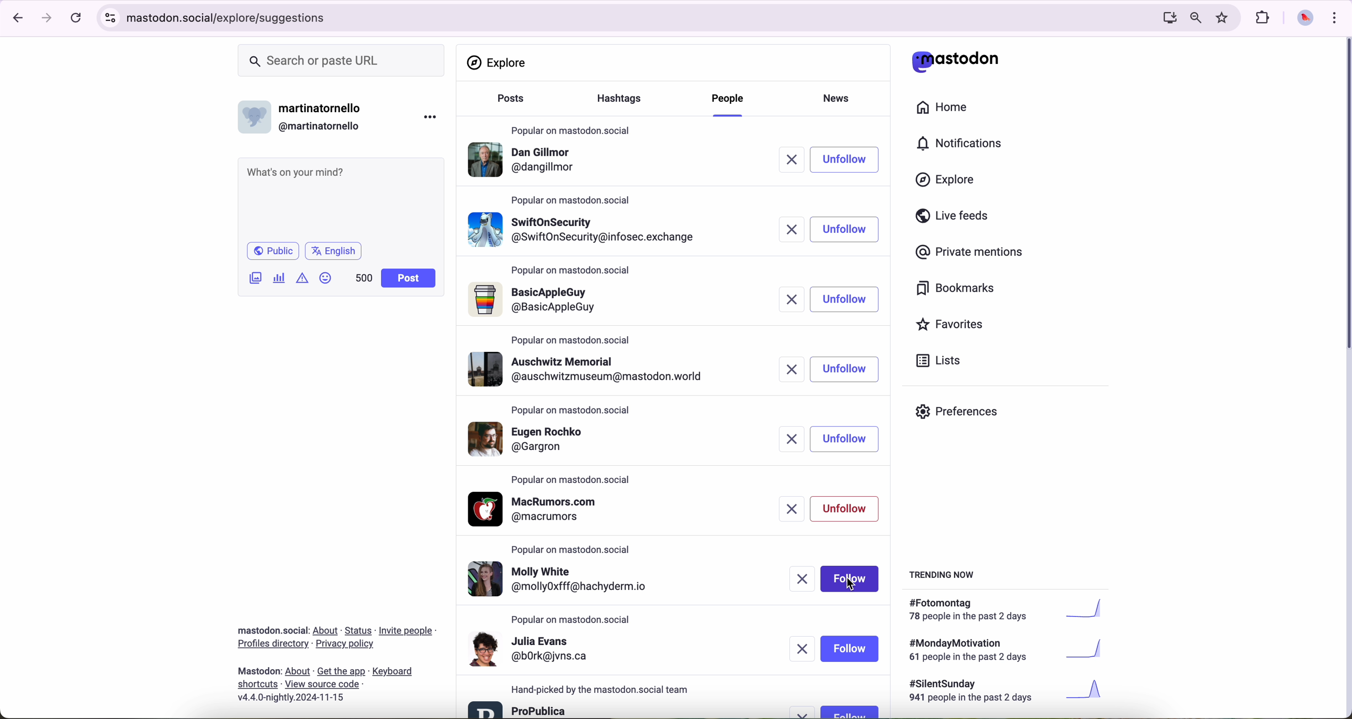 This screenshot has height=719, width=1352. Describe the element at coordinates (77, 18) in the screenshot. I see `refresh page` at that location.